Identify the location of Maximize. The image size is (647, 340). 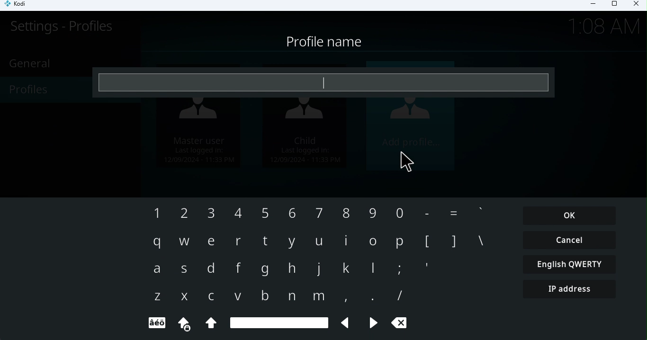
(614, 6).